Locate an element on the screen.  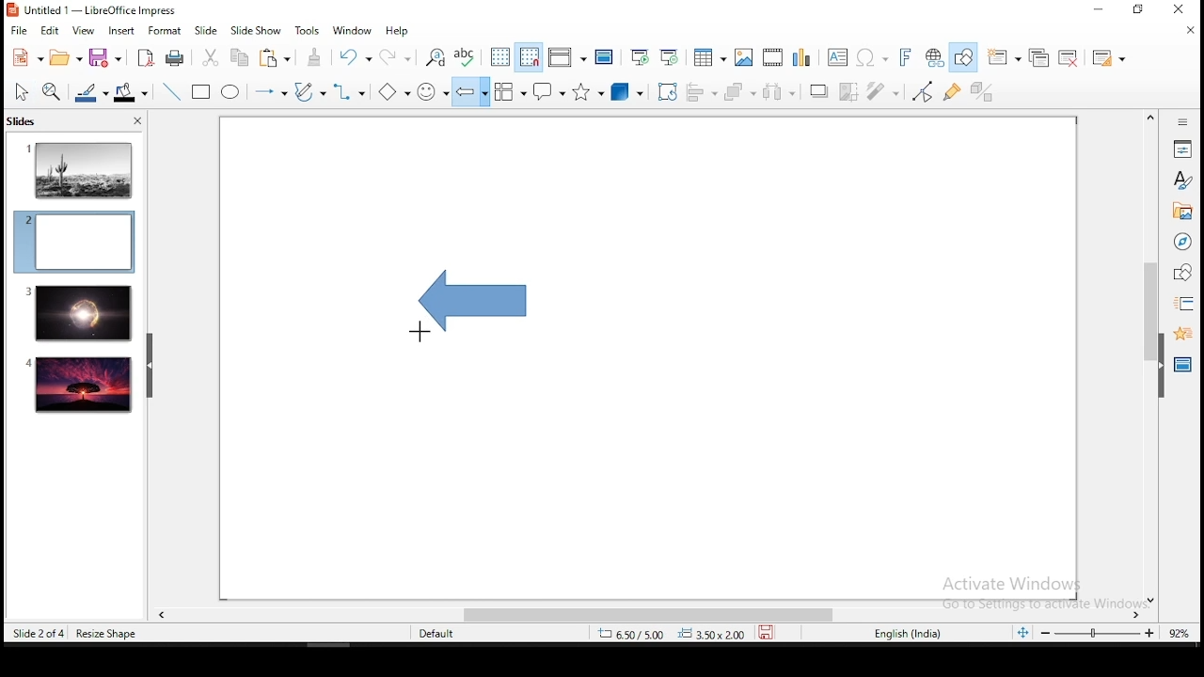
copy is located at coordinates (237, 57).